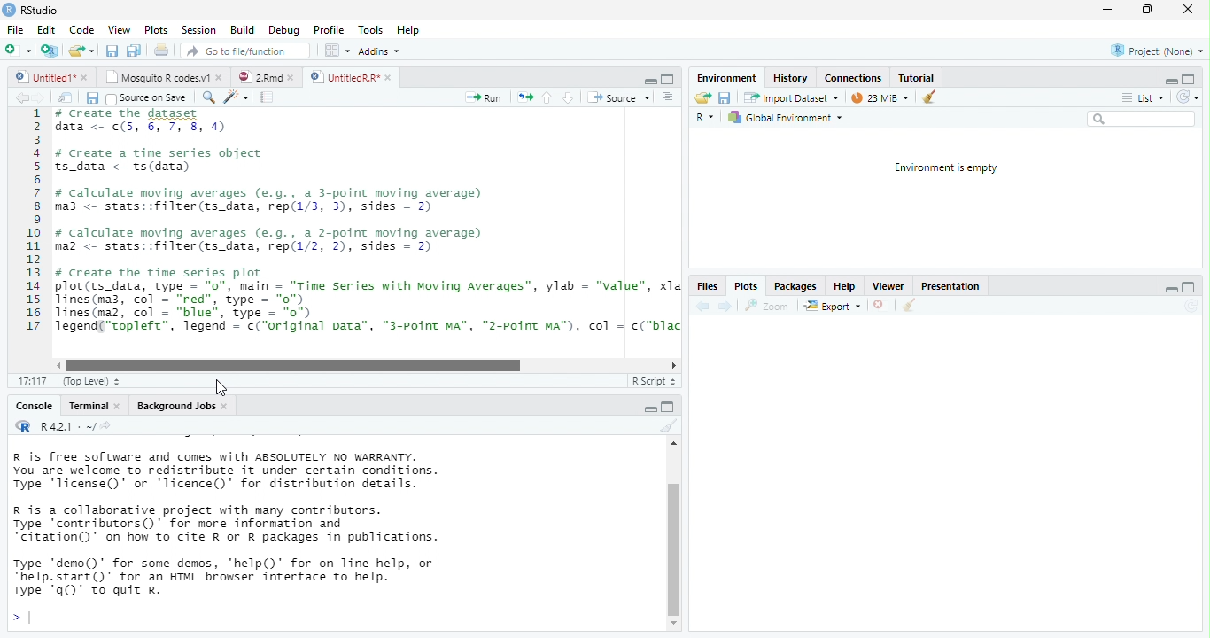  What do you see at coordinates (707, 119) in the screenshot?
I see `R` at bounding box center [707, 119].